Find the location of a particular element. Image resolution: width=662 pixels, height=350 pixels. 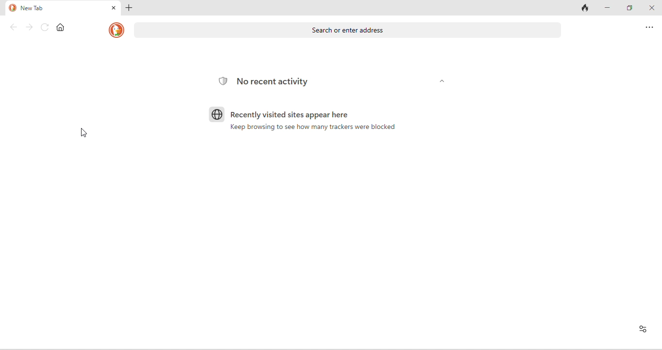

keep browsing to see how many trackers were blocked is located at coordinates (312, 127).